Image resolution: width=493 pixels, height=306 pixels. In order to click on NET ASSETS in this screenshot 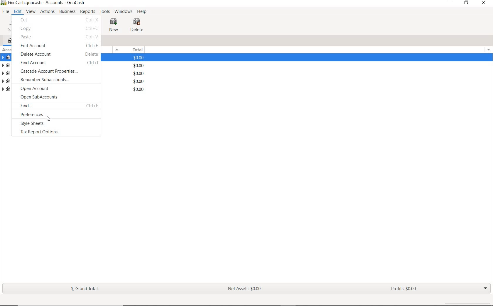, I will do `click(245, 289)`.